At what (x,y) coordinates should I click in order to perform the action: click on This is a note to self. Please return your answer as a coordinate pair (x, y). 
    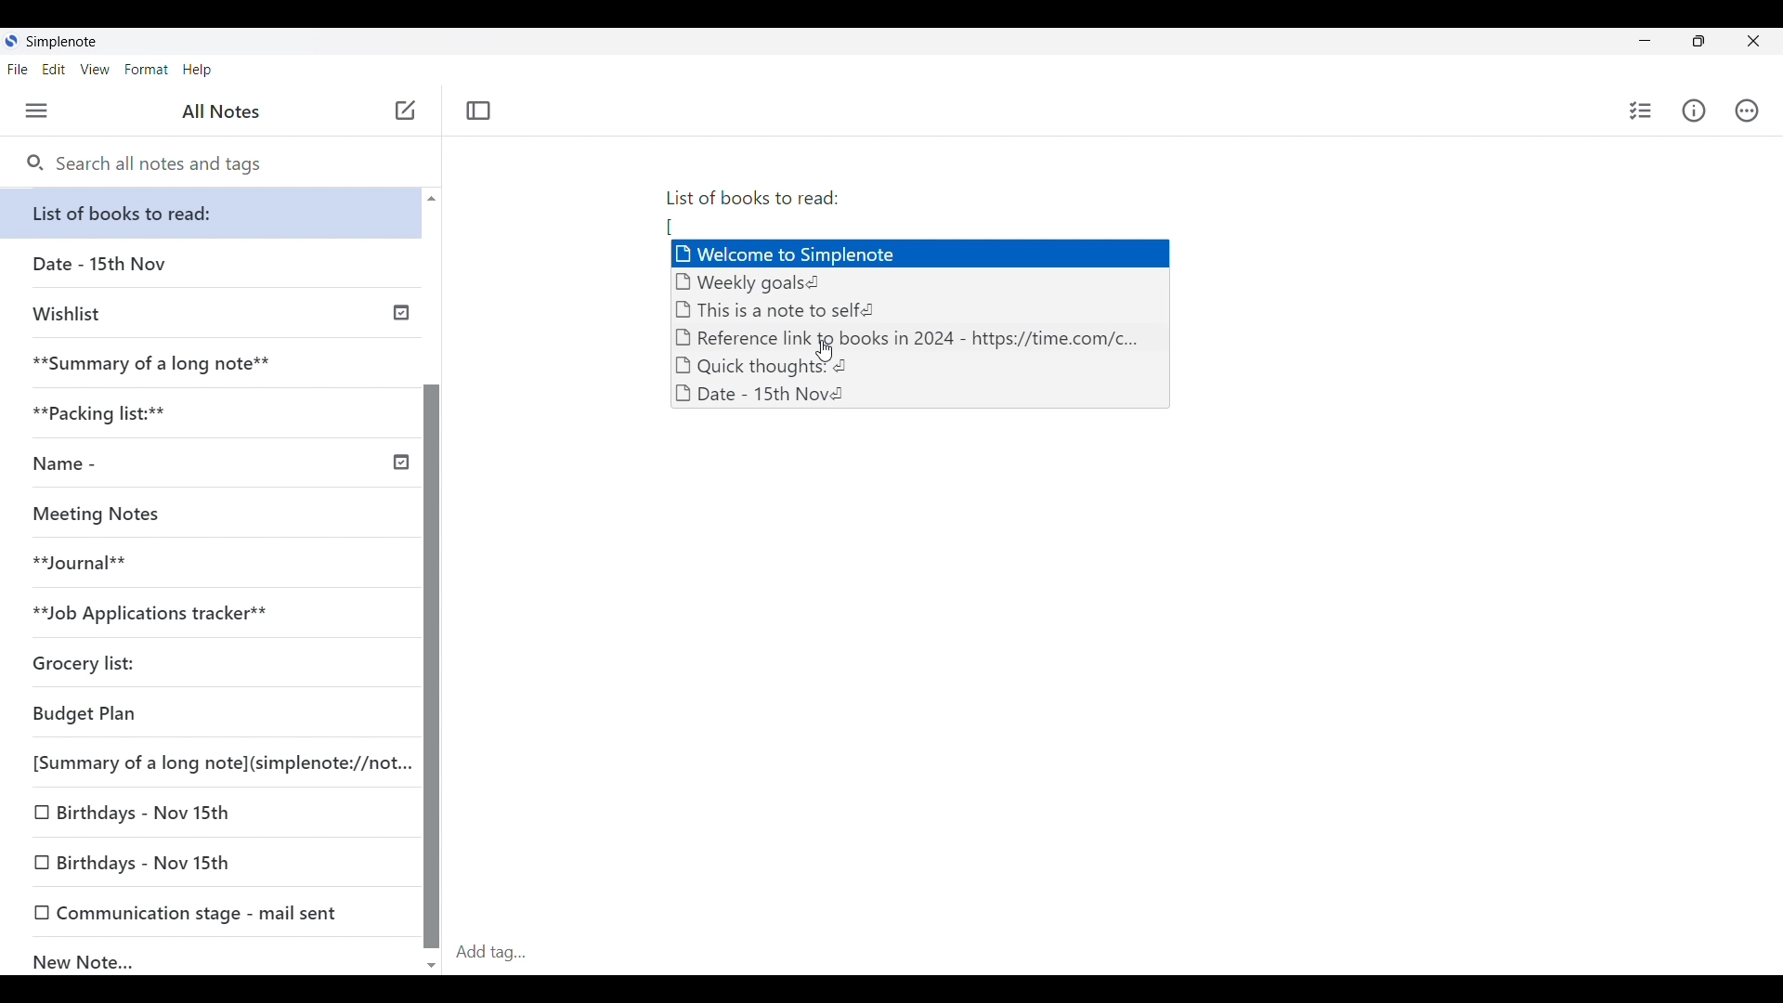
    Looking at the image, I should click on (784, 308).